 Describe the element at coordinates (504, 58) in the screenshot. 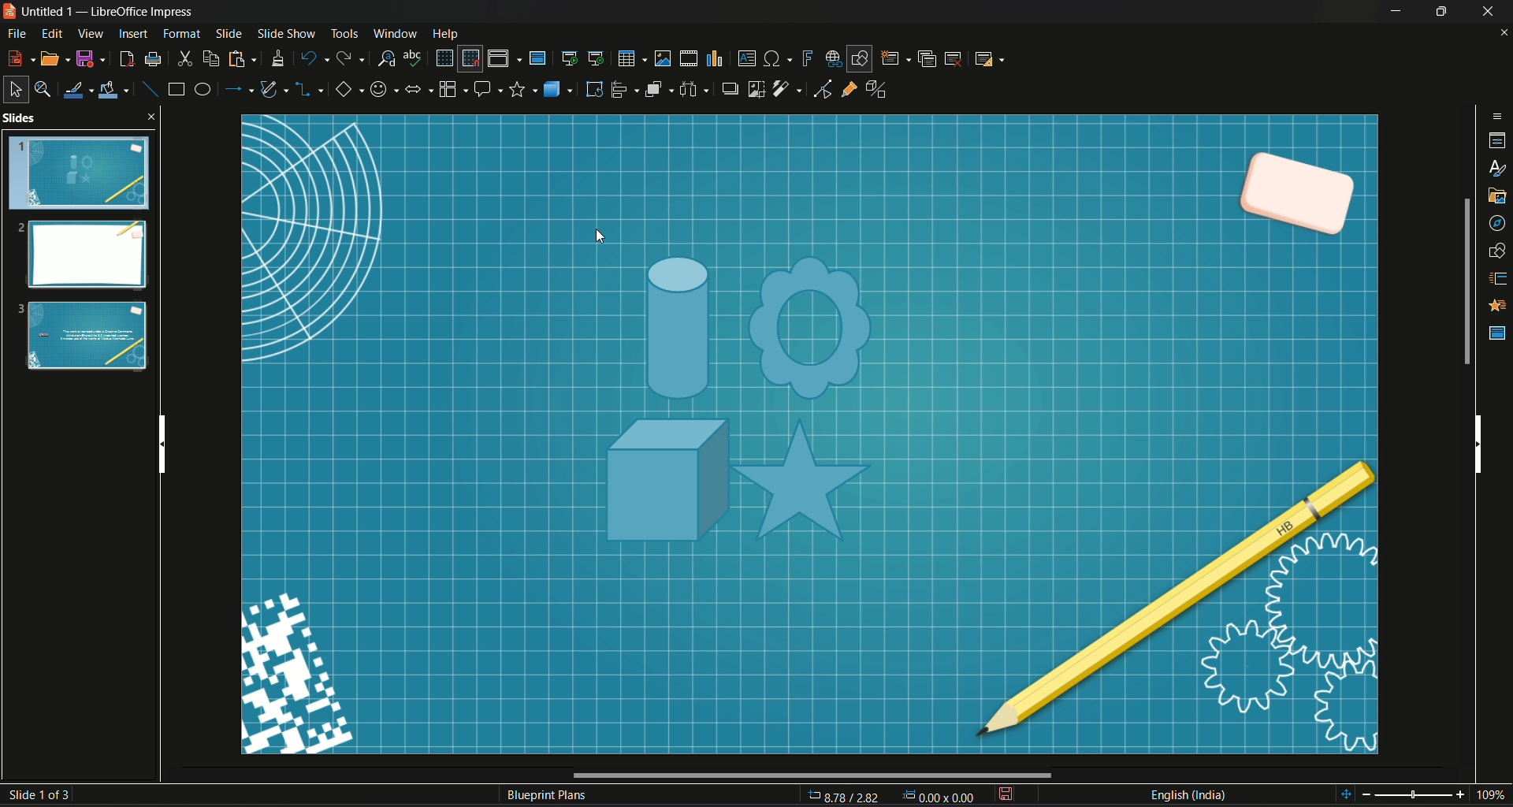

I see `display views` at that location.